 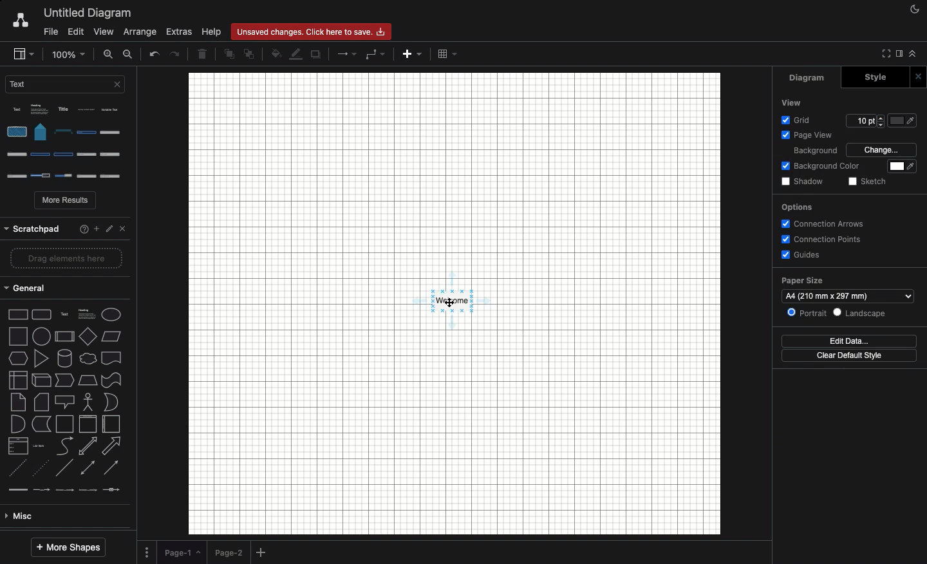 What do you see at coordinates (913, 53) in the screenshot?
I see `Collapse` at bounding box center [913, 53].